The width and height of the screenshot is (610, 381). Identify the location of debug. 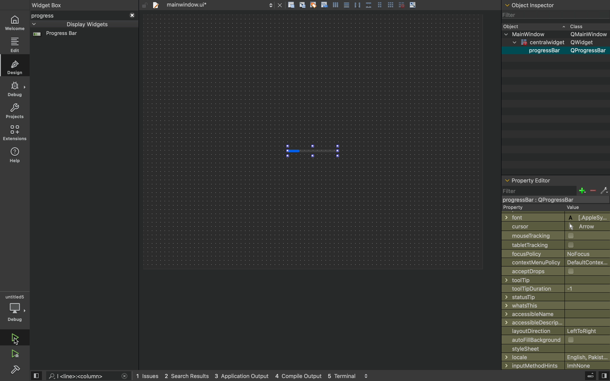
(15, 89).